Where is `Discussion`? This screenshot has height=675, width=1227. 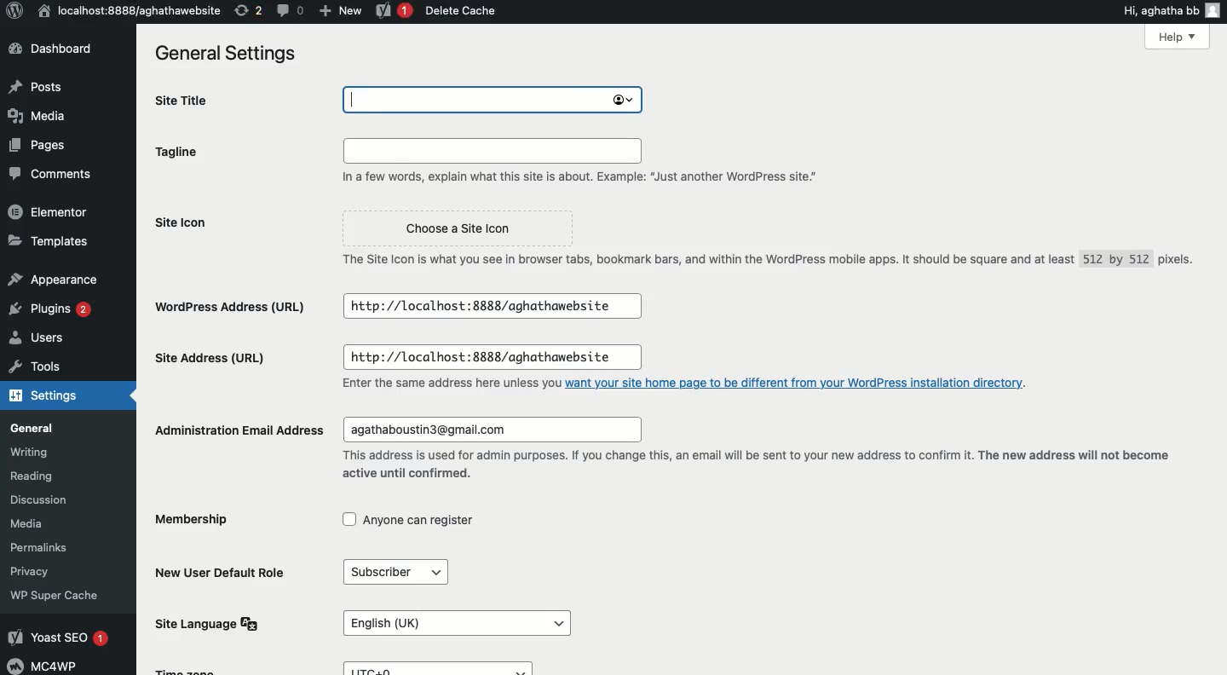
Discussion is located at coordinates (40, 498).